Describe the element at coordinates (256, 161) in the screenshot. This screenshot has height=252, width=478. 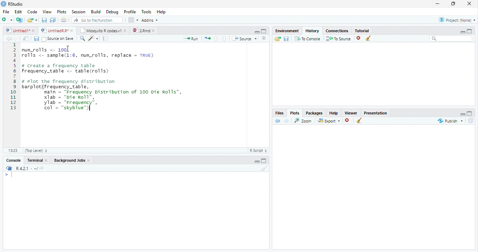
I see `Hide` at that location.